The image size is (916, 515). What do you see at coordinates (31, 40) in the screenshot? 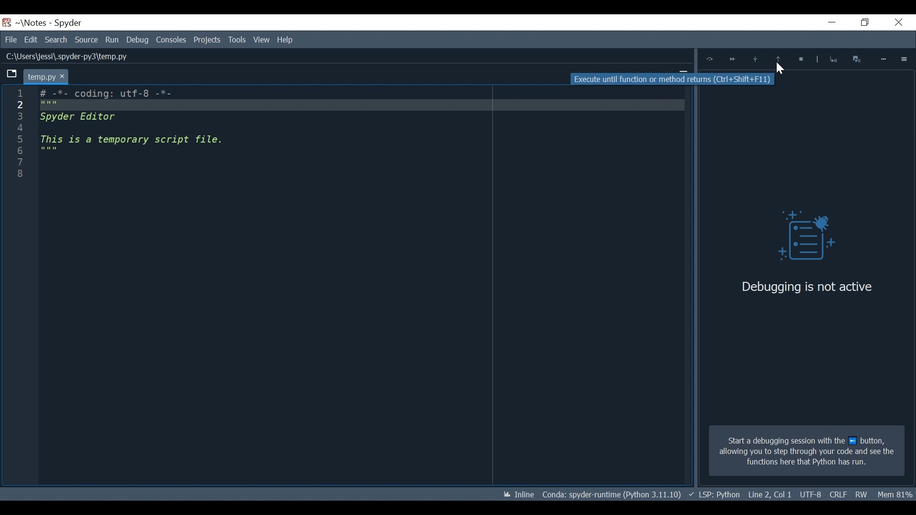
I see `Edit` at bounding box center [31, 40].